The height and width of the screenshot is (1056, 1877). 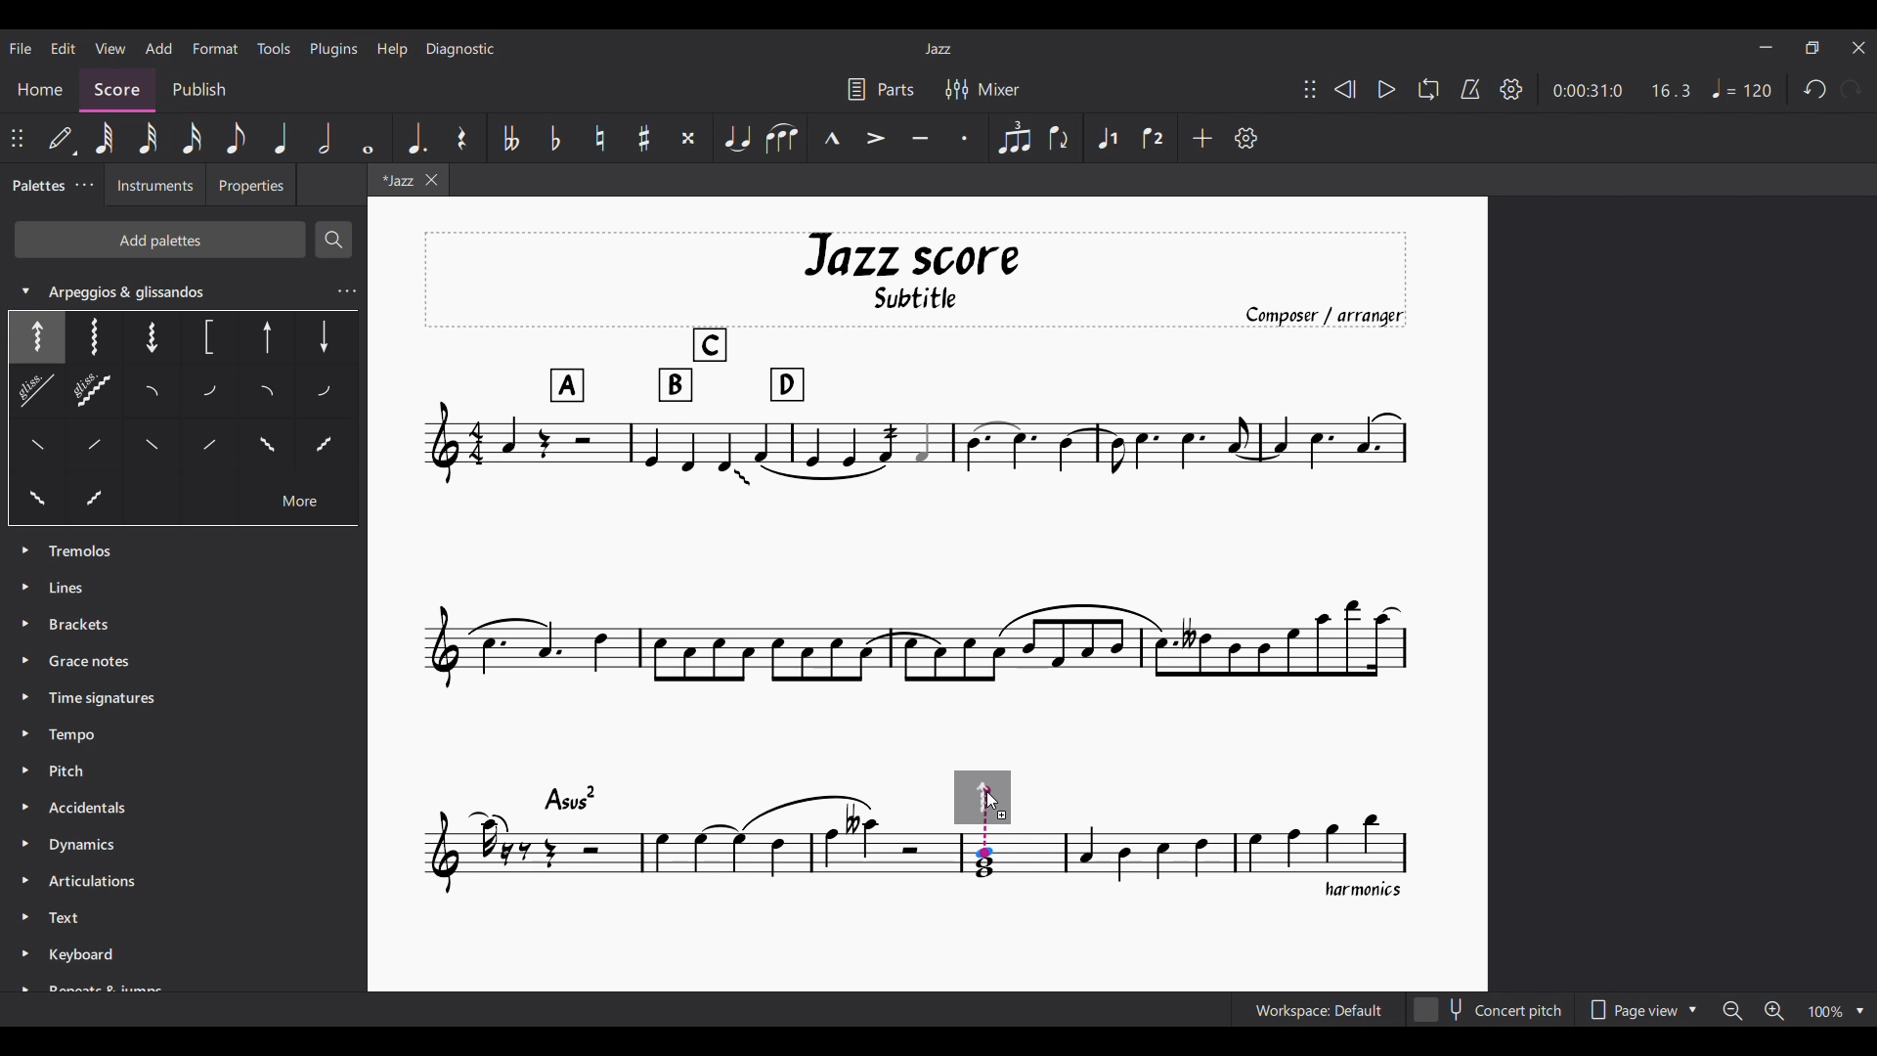 What do you see at coordinates (554, 139) in the screenshot?
I see `Toggle flat` at bounding box center [554, 139].